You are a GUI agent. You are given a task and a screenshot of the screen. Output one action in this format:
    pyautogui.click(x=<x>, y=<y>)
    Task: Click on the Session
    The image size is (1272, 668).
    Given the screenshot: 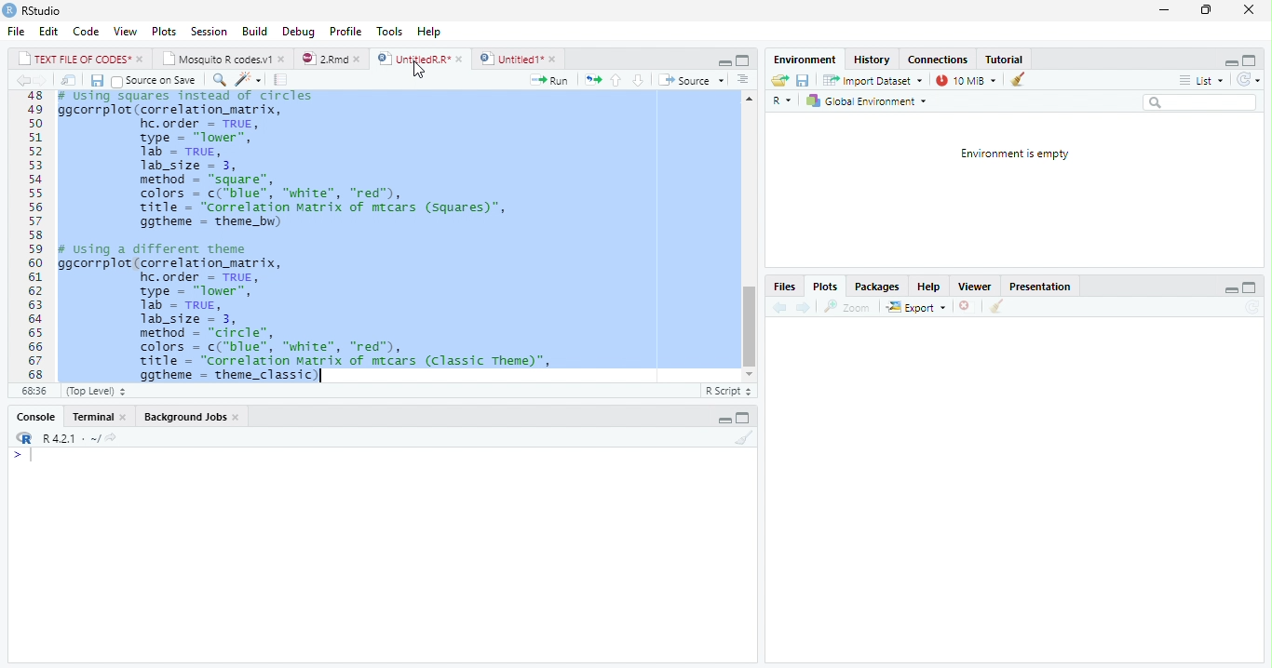 What is the action you would take?
    pyautogui.click(x=210, y=33)
    